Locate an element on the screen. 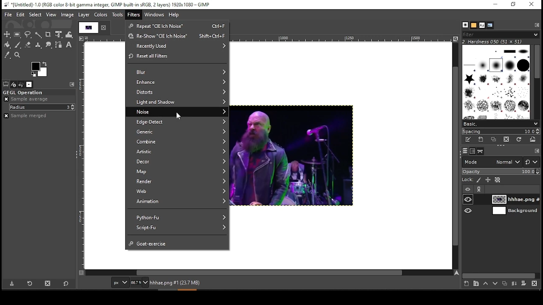  lock size and positioning is located at coordinates (488, 180).